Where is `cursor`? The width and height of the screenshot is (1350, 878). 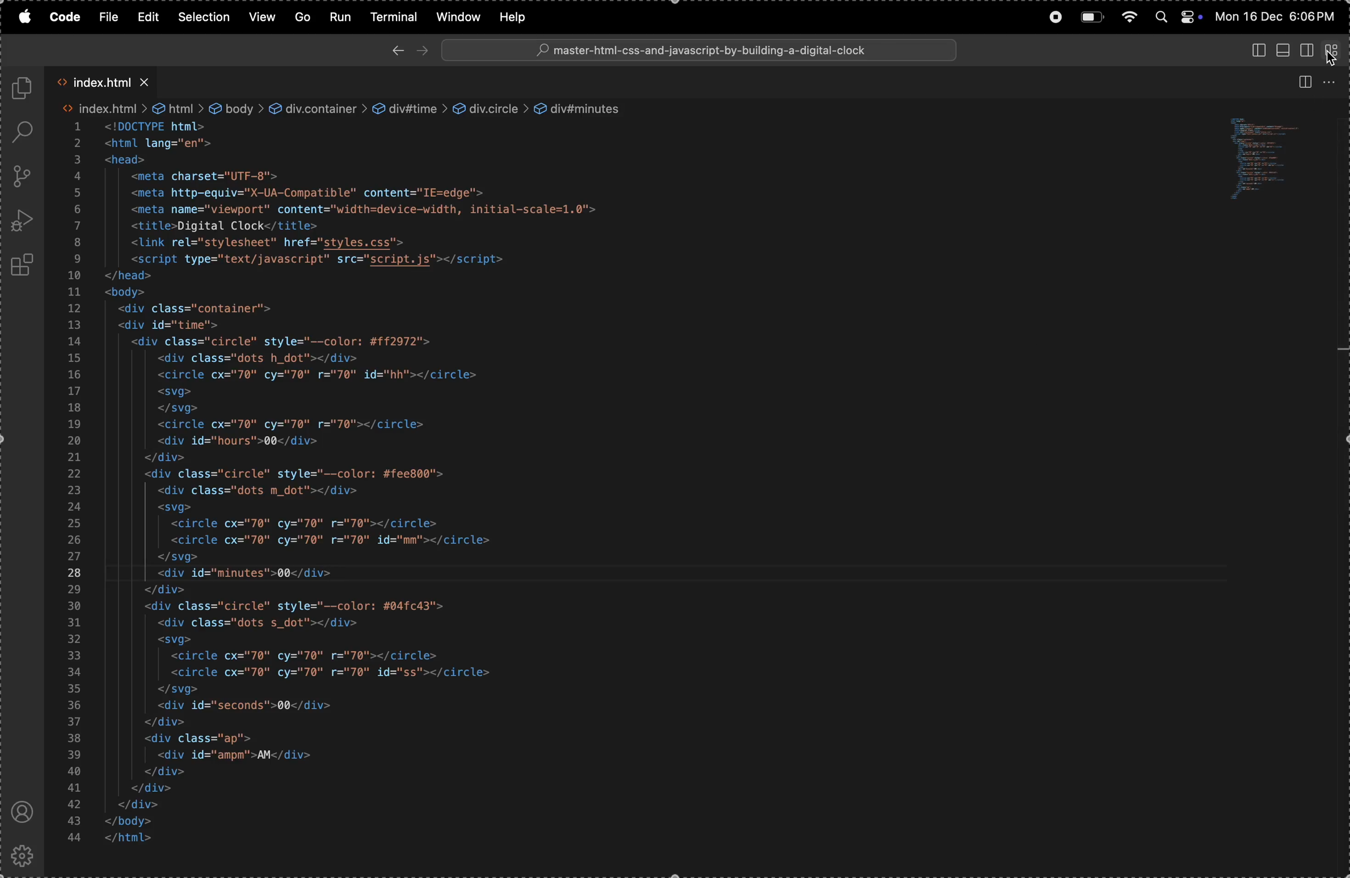 cursor is located at coordinates (1328, 58).